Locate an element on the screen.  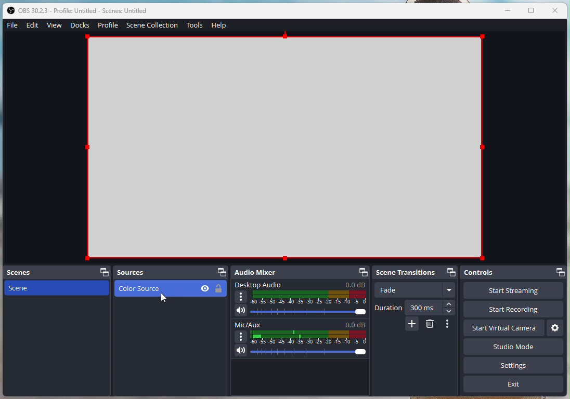
Duration is located at coordinates (415, 308).